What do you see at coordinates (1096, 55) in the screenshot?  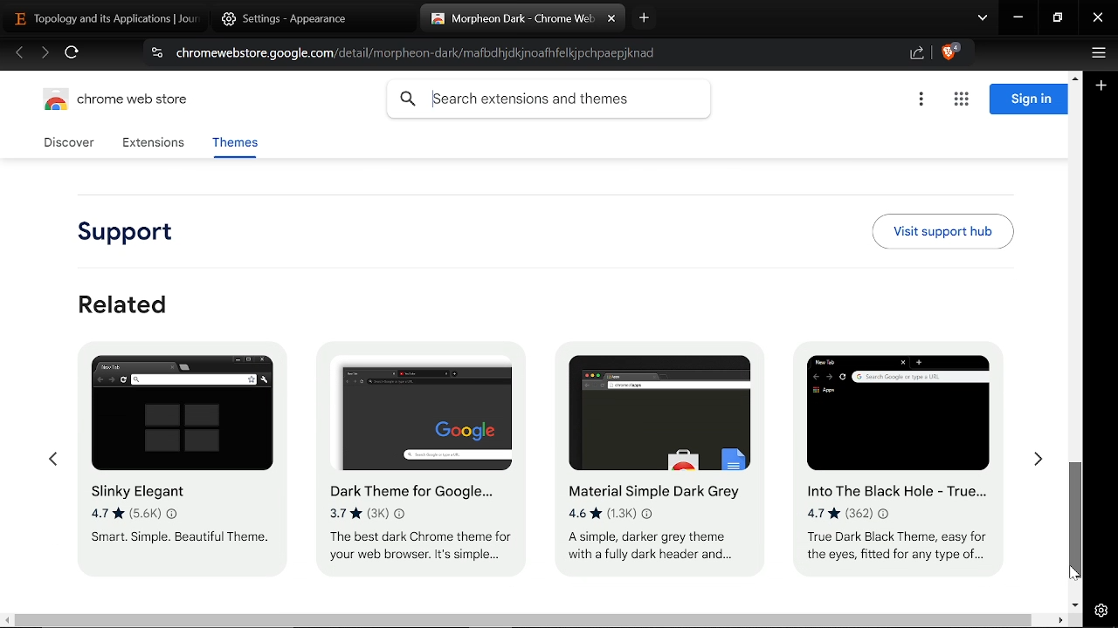 I see `Customize and control brave` at bounding box center [1096, 55].